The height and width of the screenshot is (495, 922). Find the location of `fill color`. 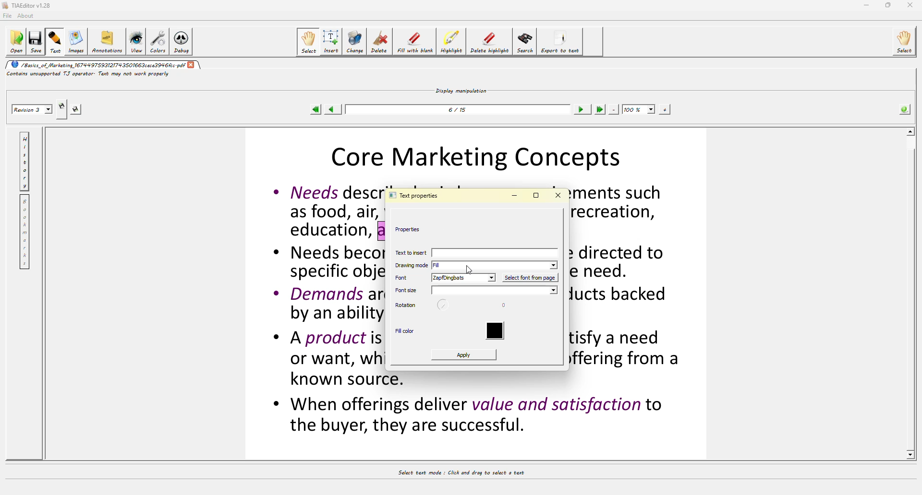

fill color is located at coordinates (406, 330).